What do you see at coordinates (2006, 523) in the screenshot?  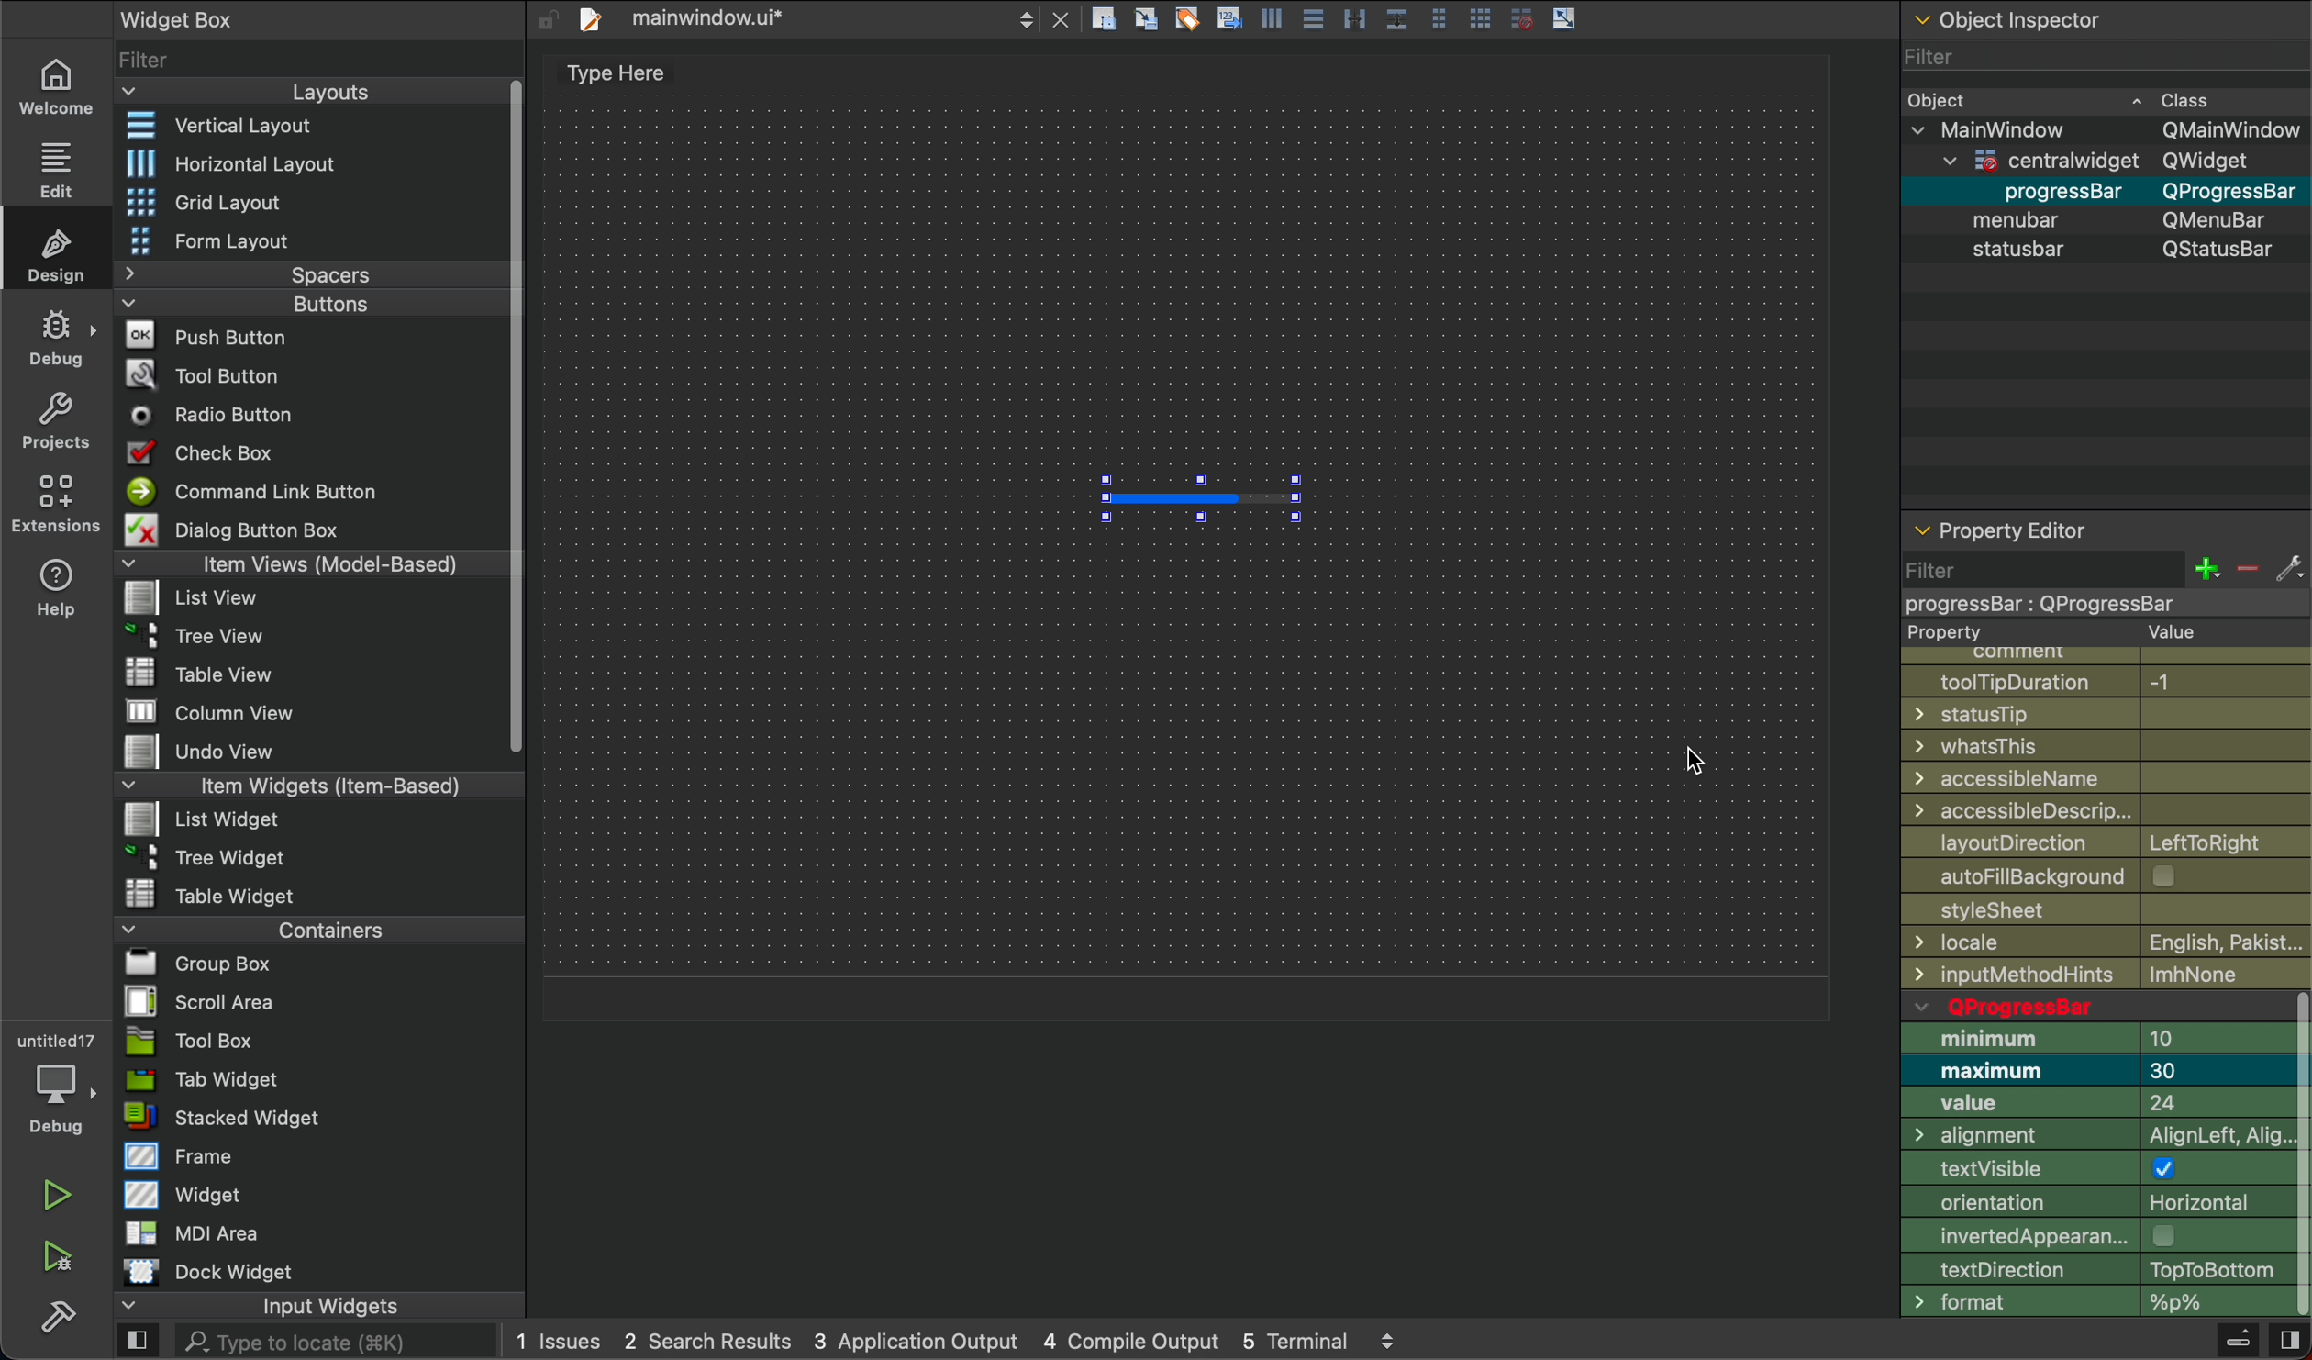 I see `property editor` at bounding box center [2006, 523].